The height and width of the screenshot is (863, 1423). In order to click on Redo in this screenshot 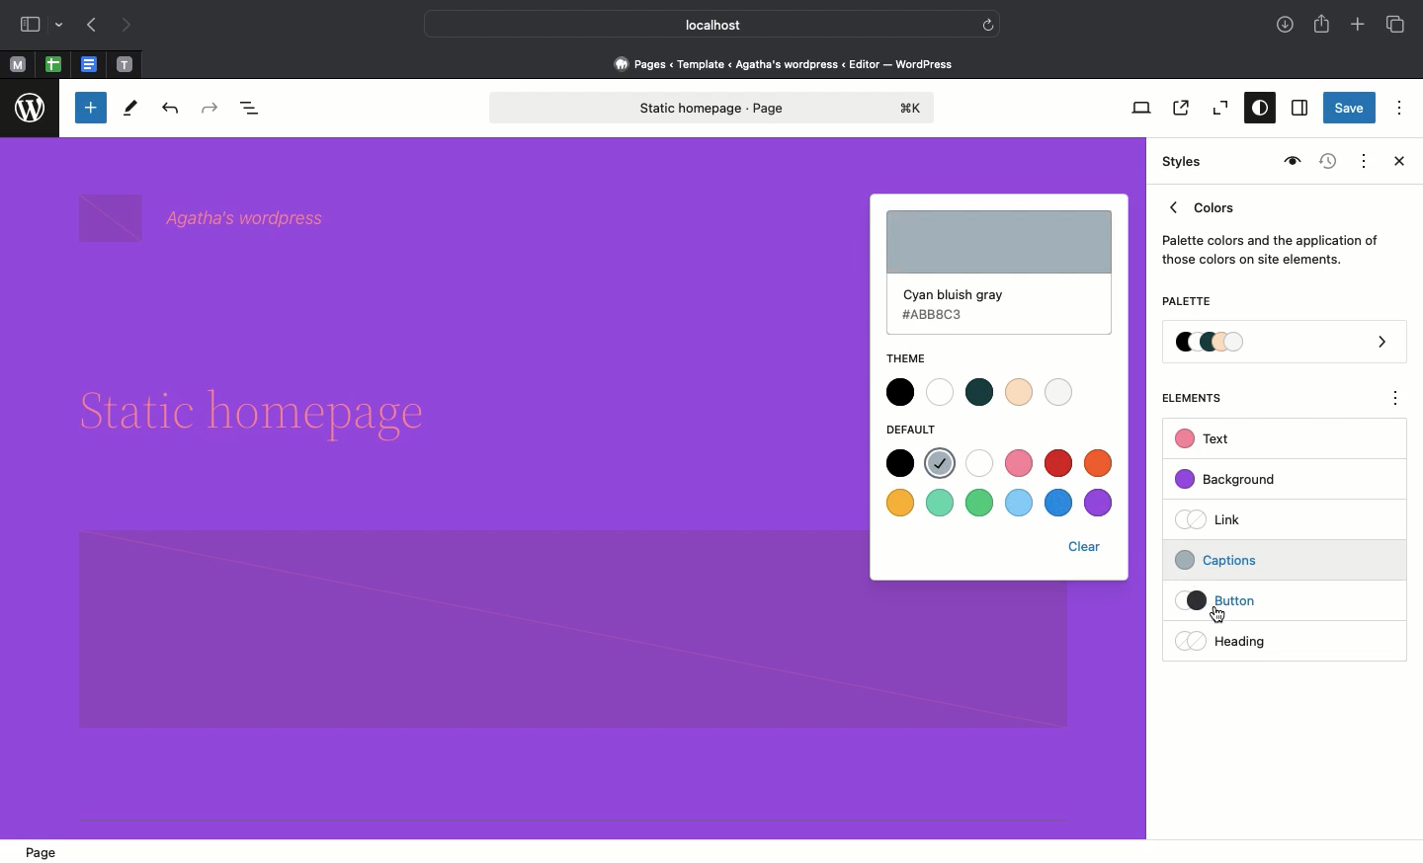, I will do `click(212, 109)`.